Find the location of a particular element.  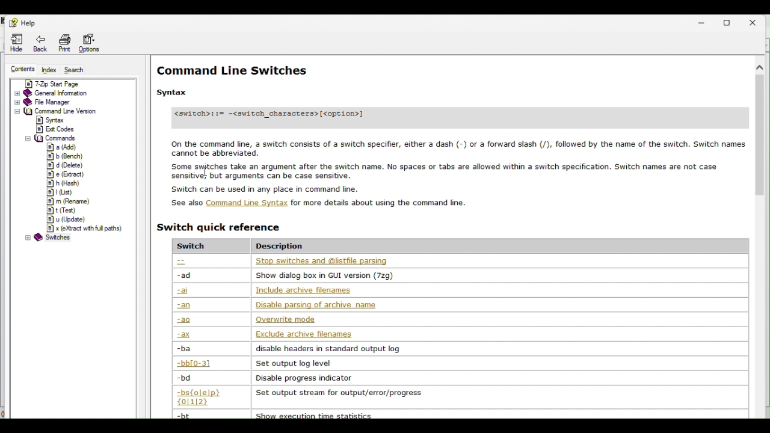

Hide is located at coordinates (14, 43).